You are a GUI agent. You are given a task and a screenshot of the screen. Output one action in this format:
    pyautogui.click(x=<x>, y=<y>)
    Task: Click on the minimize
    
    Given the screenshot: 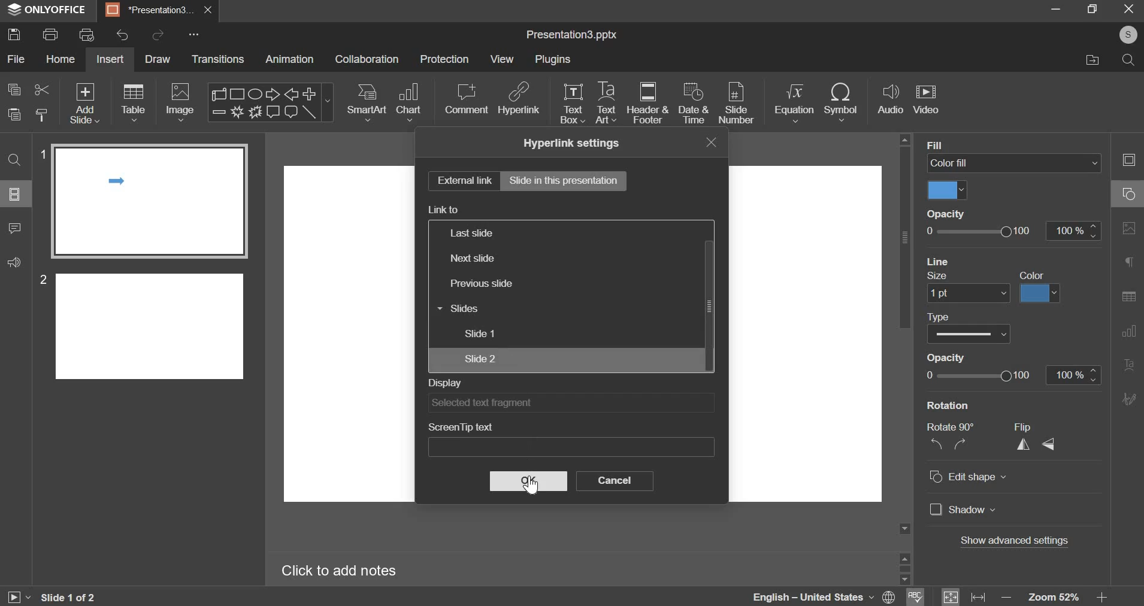 What is the action you would take?
    pyautogui.click(x=1056, y=8)
    